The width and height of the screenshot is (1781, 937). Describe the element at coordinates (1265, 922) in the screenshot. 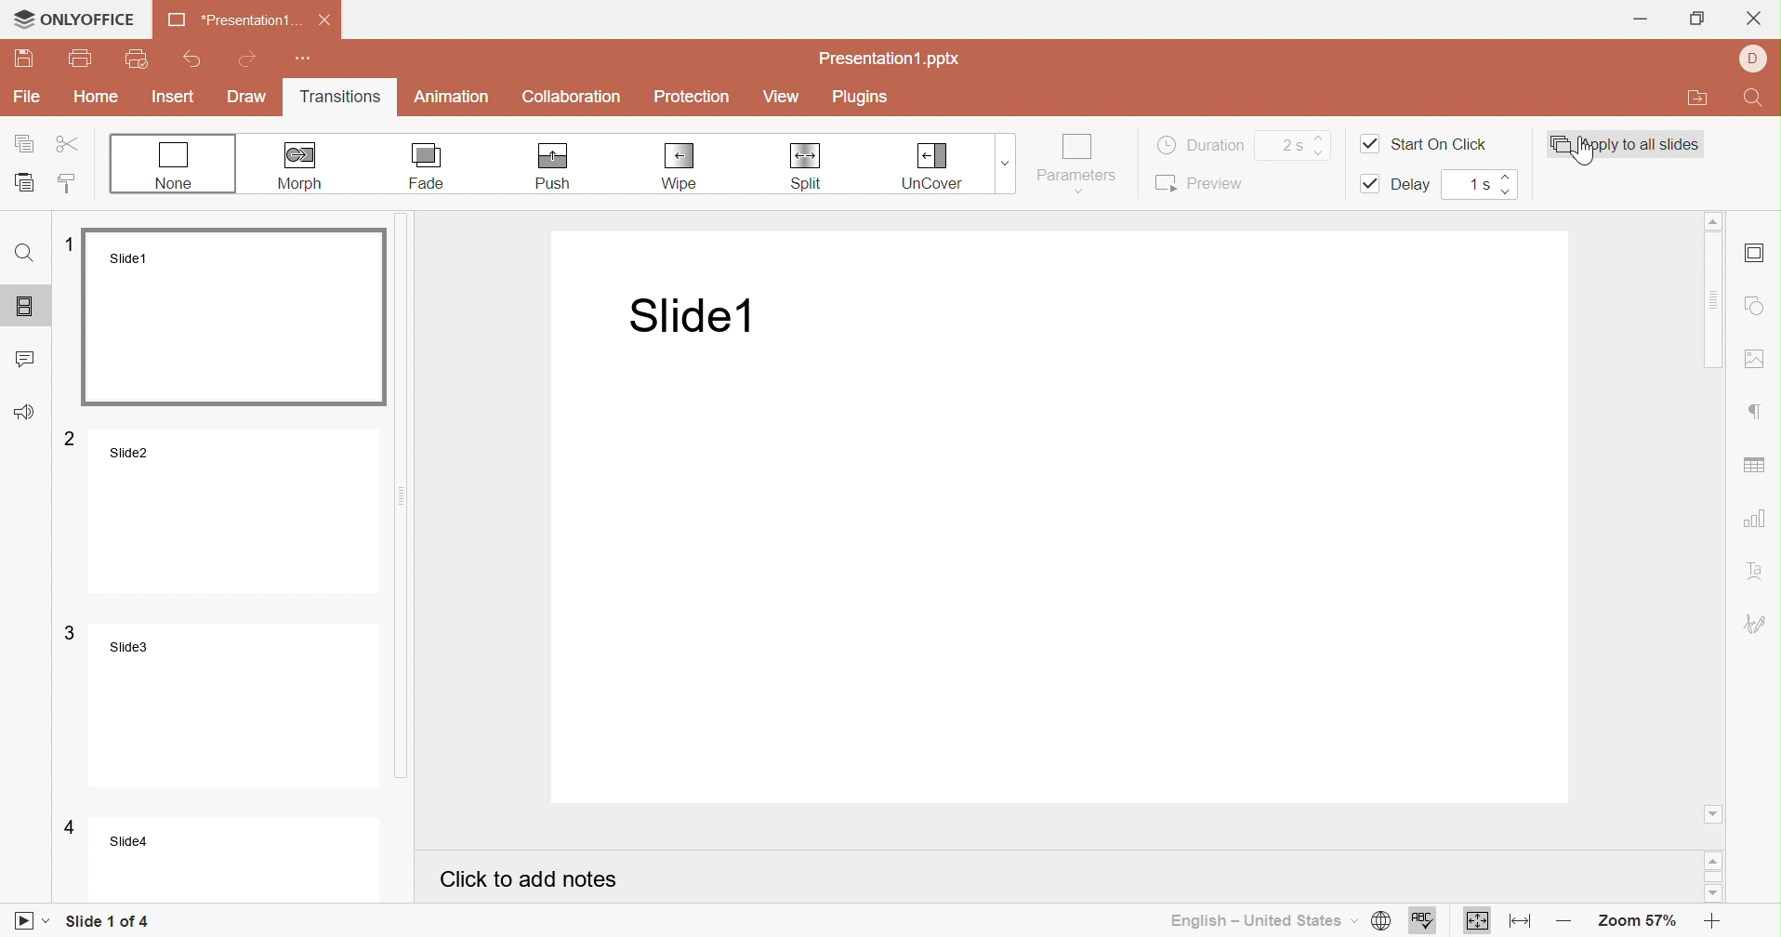

I see `English - United States` at that location.